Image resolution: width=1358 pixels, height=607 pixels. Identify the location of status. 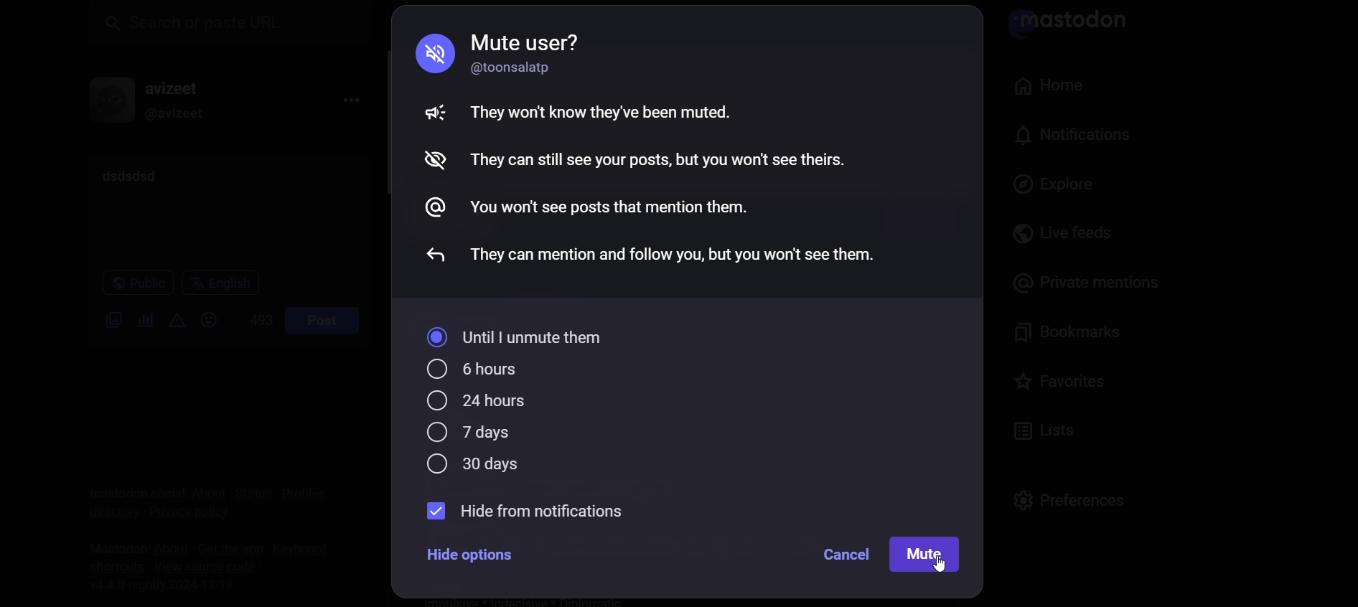
(250, 486).